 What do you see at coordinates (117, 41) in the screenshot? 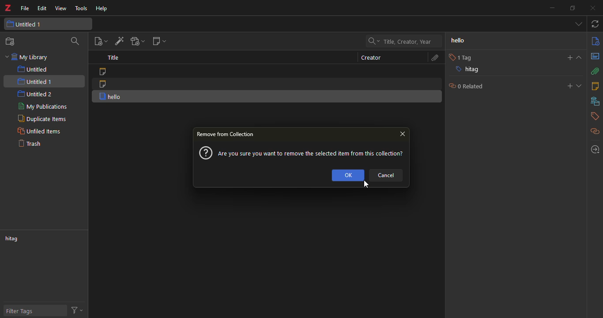
I see `add item` at bounding box center [117, 41].